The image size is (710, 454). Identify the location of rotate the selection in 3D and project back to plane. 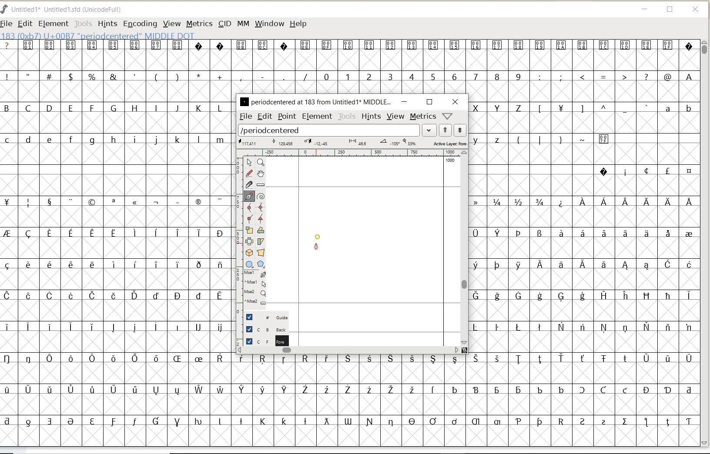
(249, 252).